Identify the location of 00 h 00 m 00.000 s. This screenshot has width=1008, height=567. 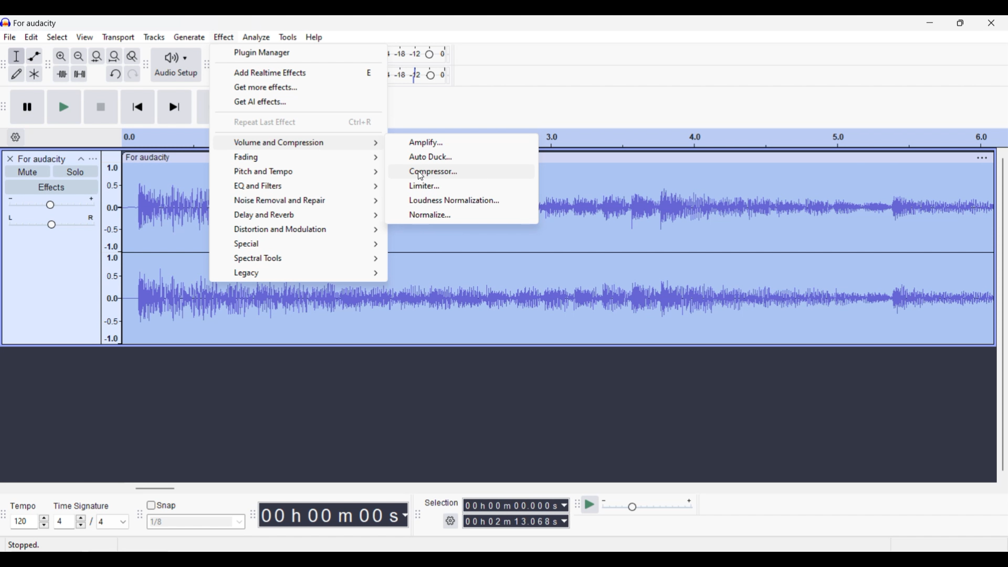
(511, 513).